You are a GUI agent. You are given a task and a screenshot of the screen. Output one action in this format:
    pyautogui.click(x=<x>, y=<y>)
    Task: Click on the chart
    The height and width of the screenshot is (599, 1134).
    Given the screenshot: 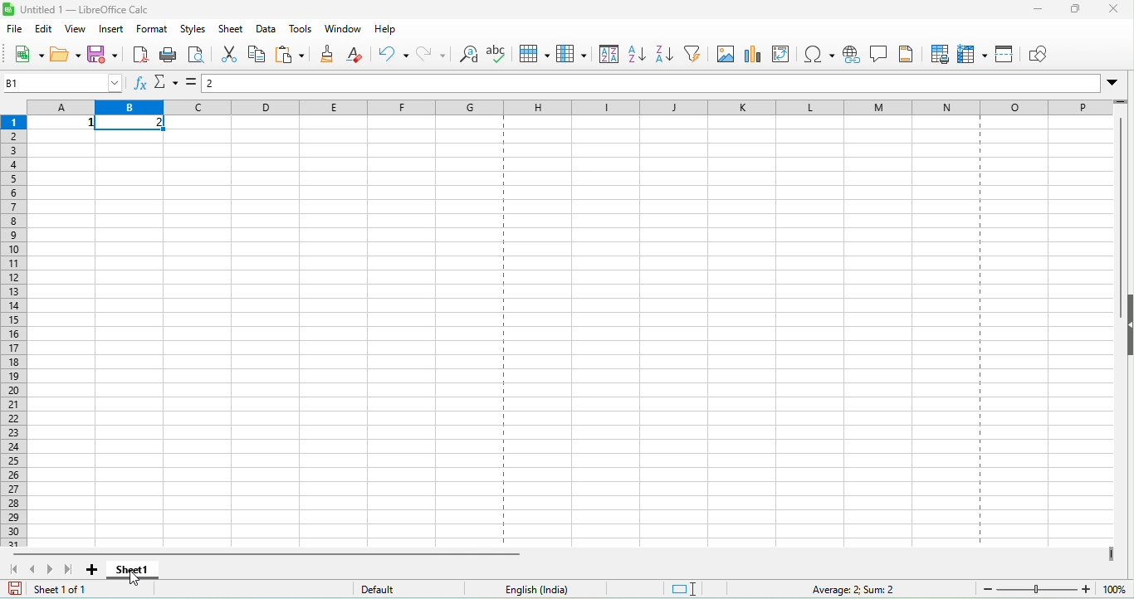 What is the action you would take?
    pyautogui.click(x=754, y=56)
    